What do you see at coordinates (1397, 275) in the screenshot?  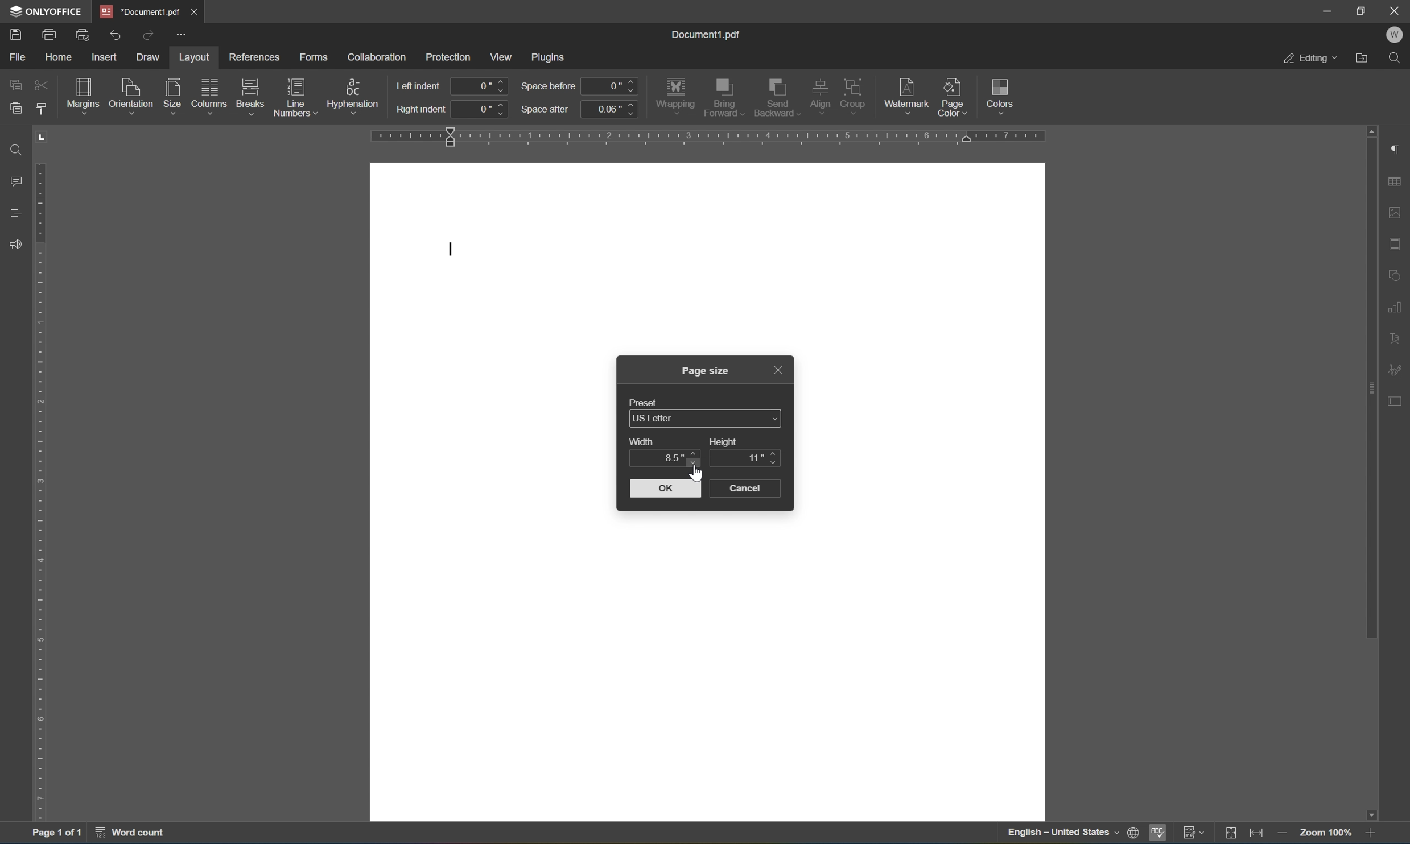 I see `shape settings` at bounding box center [1397, 275].